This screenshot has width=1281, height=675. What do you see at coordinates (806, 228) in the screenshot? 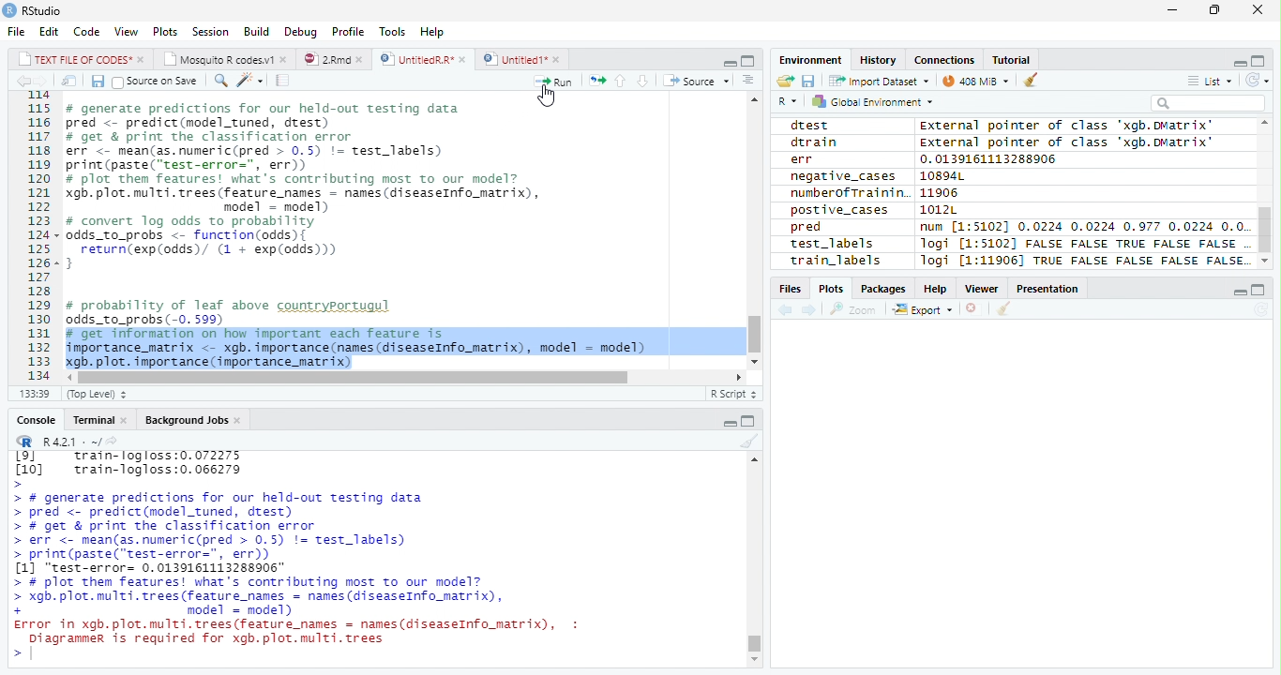
I see `pred` at bounding box center [806, 228].